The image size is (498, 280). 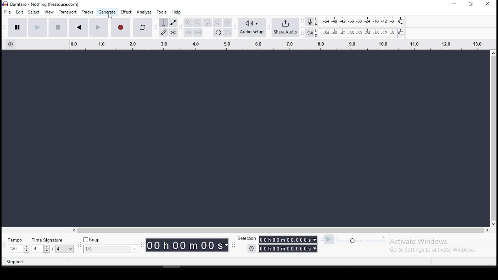 What do you see at coordinates (106, 12) in the screenshot?
I see `generate` at bounding box center [106, 12].